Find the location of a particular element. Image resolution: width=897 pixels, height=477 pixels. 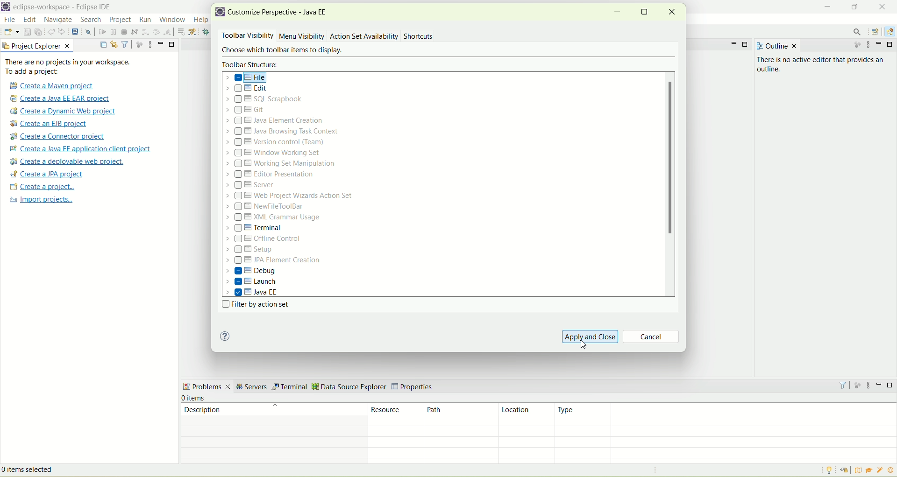

edit is located at coordinates (30, 21).